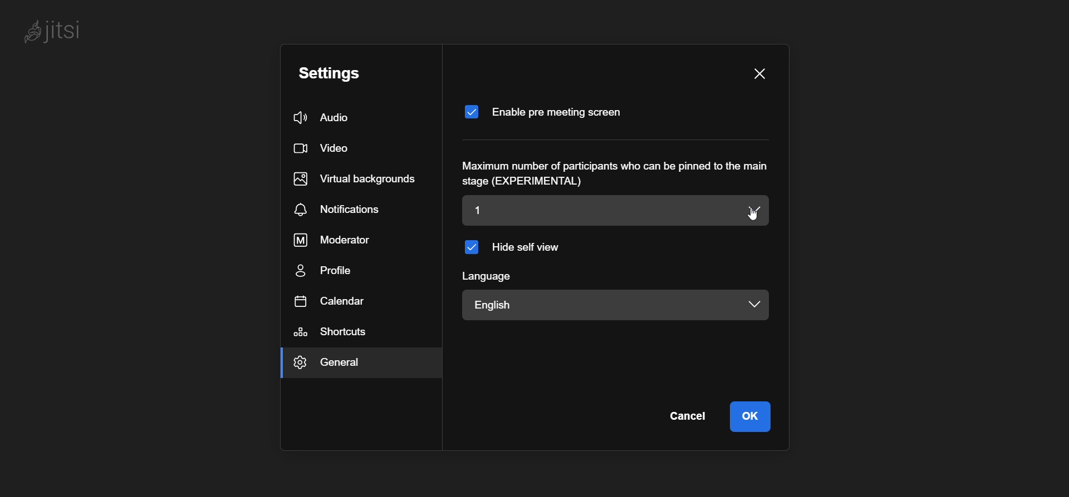 The width and height of the screenshot is (1069, 497). What do you see at coordinates (757, 217) in the screenshot?
I see `cursor` at bounding box center [757, 217].